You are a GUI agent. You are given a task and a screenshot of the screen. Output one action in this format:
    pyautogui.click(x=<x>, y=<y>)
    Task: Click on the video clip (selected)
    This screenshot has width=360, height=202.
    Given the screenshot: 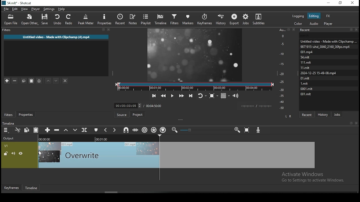 What is the action you would take?
    pyautogui.click(x=176, y=155)
    